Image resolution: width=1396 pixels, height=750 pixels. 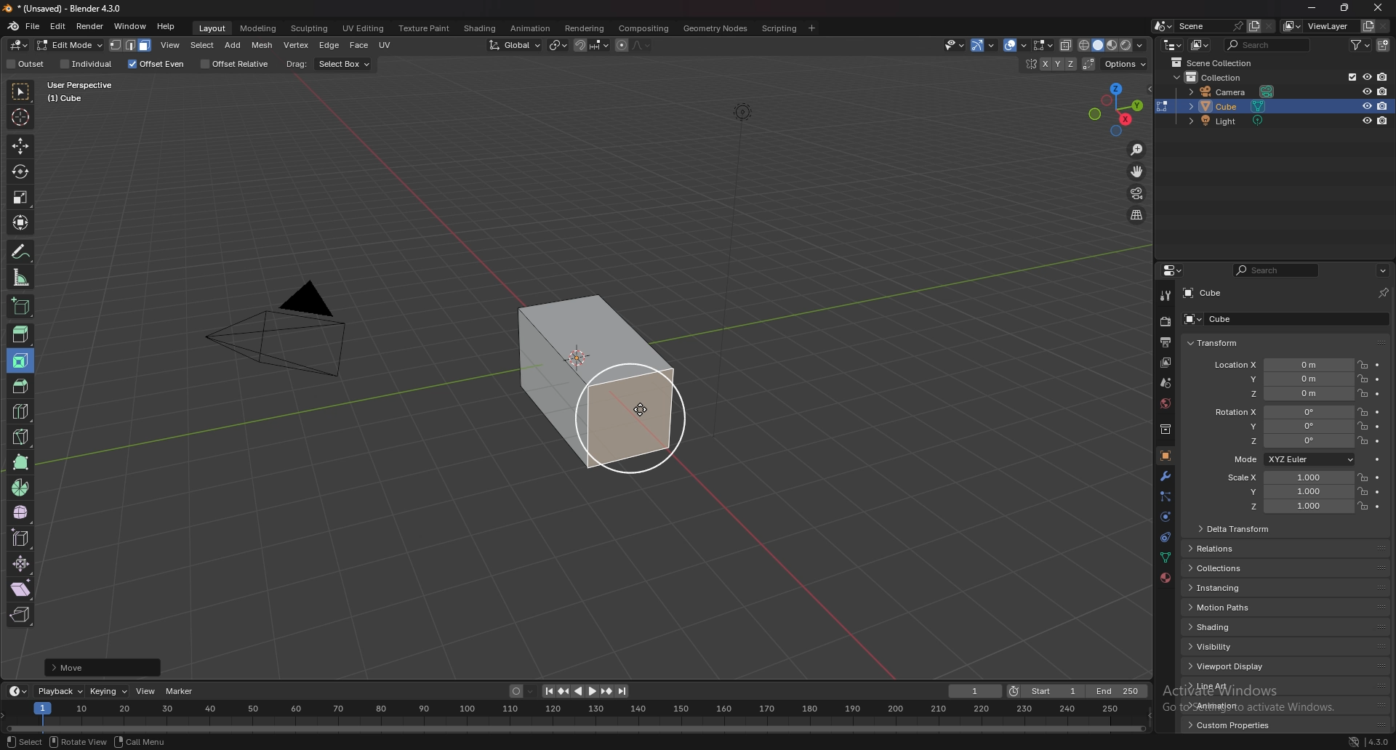 What do you see at coordinates (1363, 364) in the screenshot?
I see `lock` at bounding box center [1363, 364].